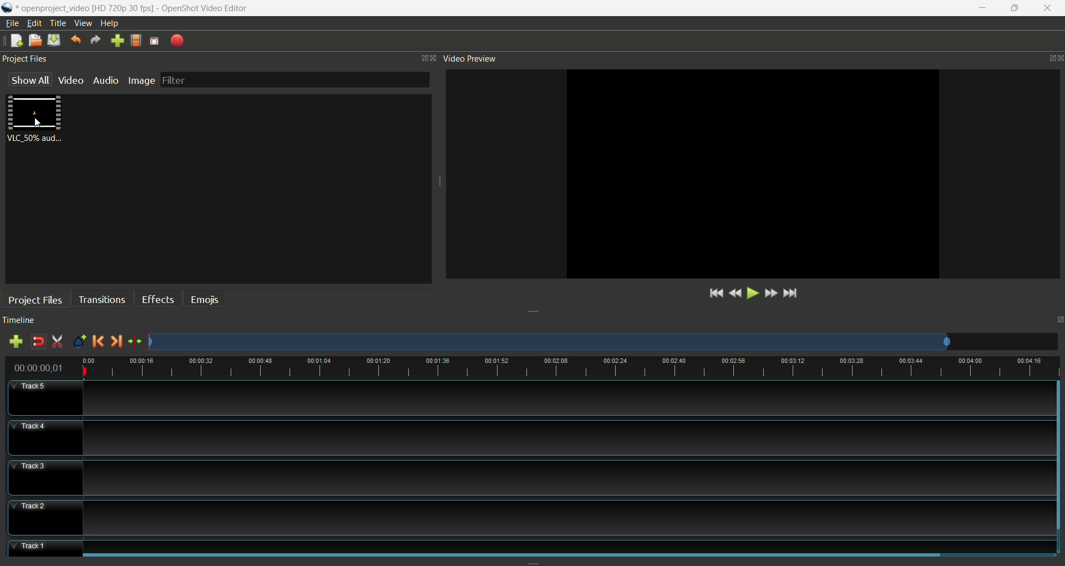  Describe the element at coordinates (35, 41) in the screenshot. I see `open project` at that location.